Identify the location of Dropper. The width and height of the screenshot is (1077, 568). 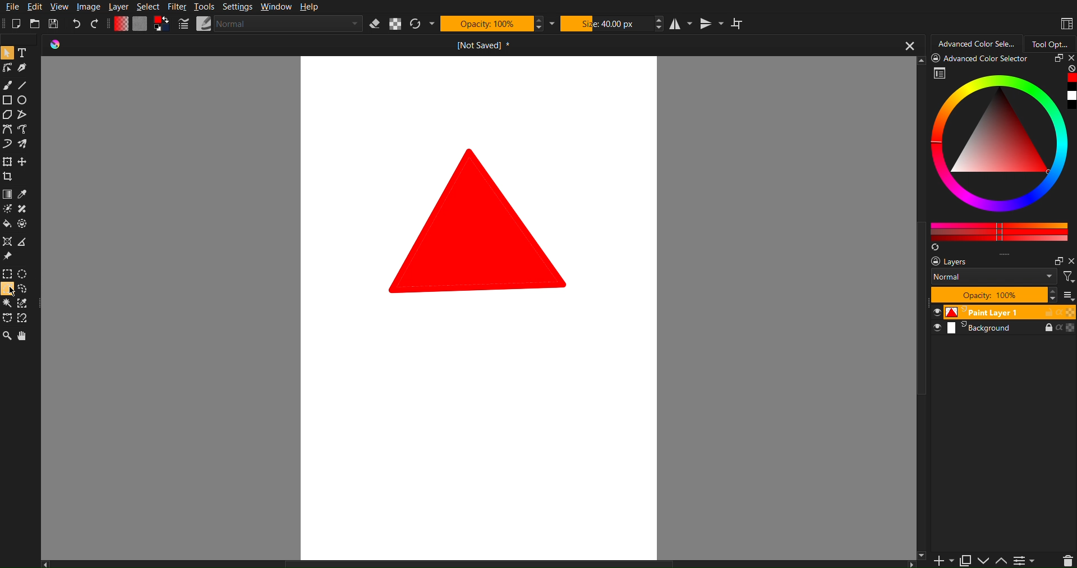
(23, 195).